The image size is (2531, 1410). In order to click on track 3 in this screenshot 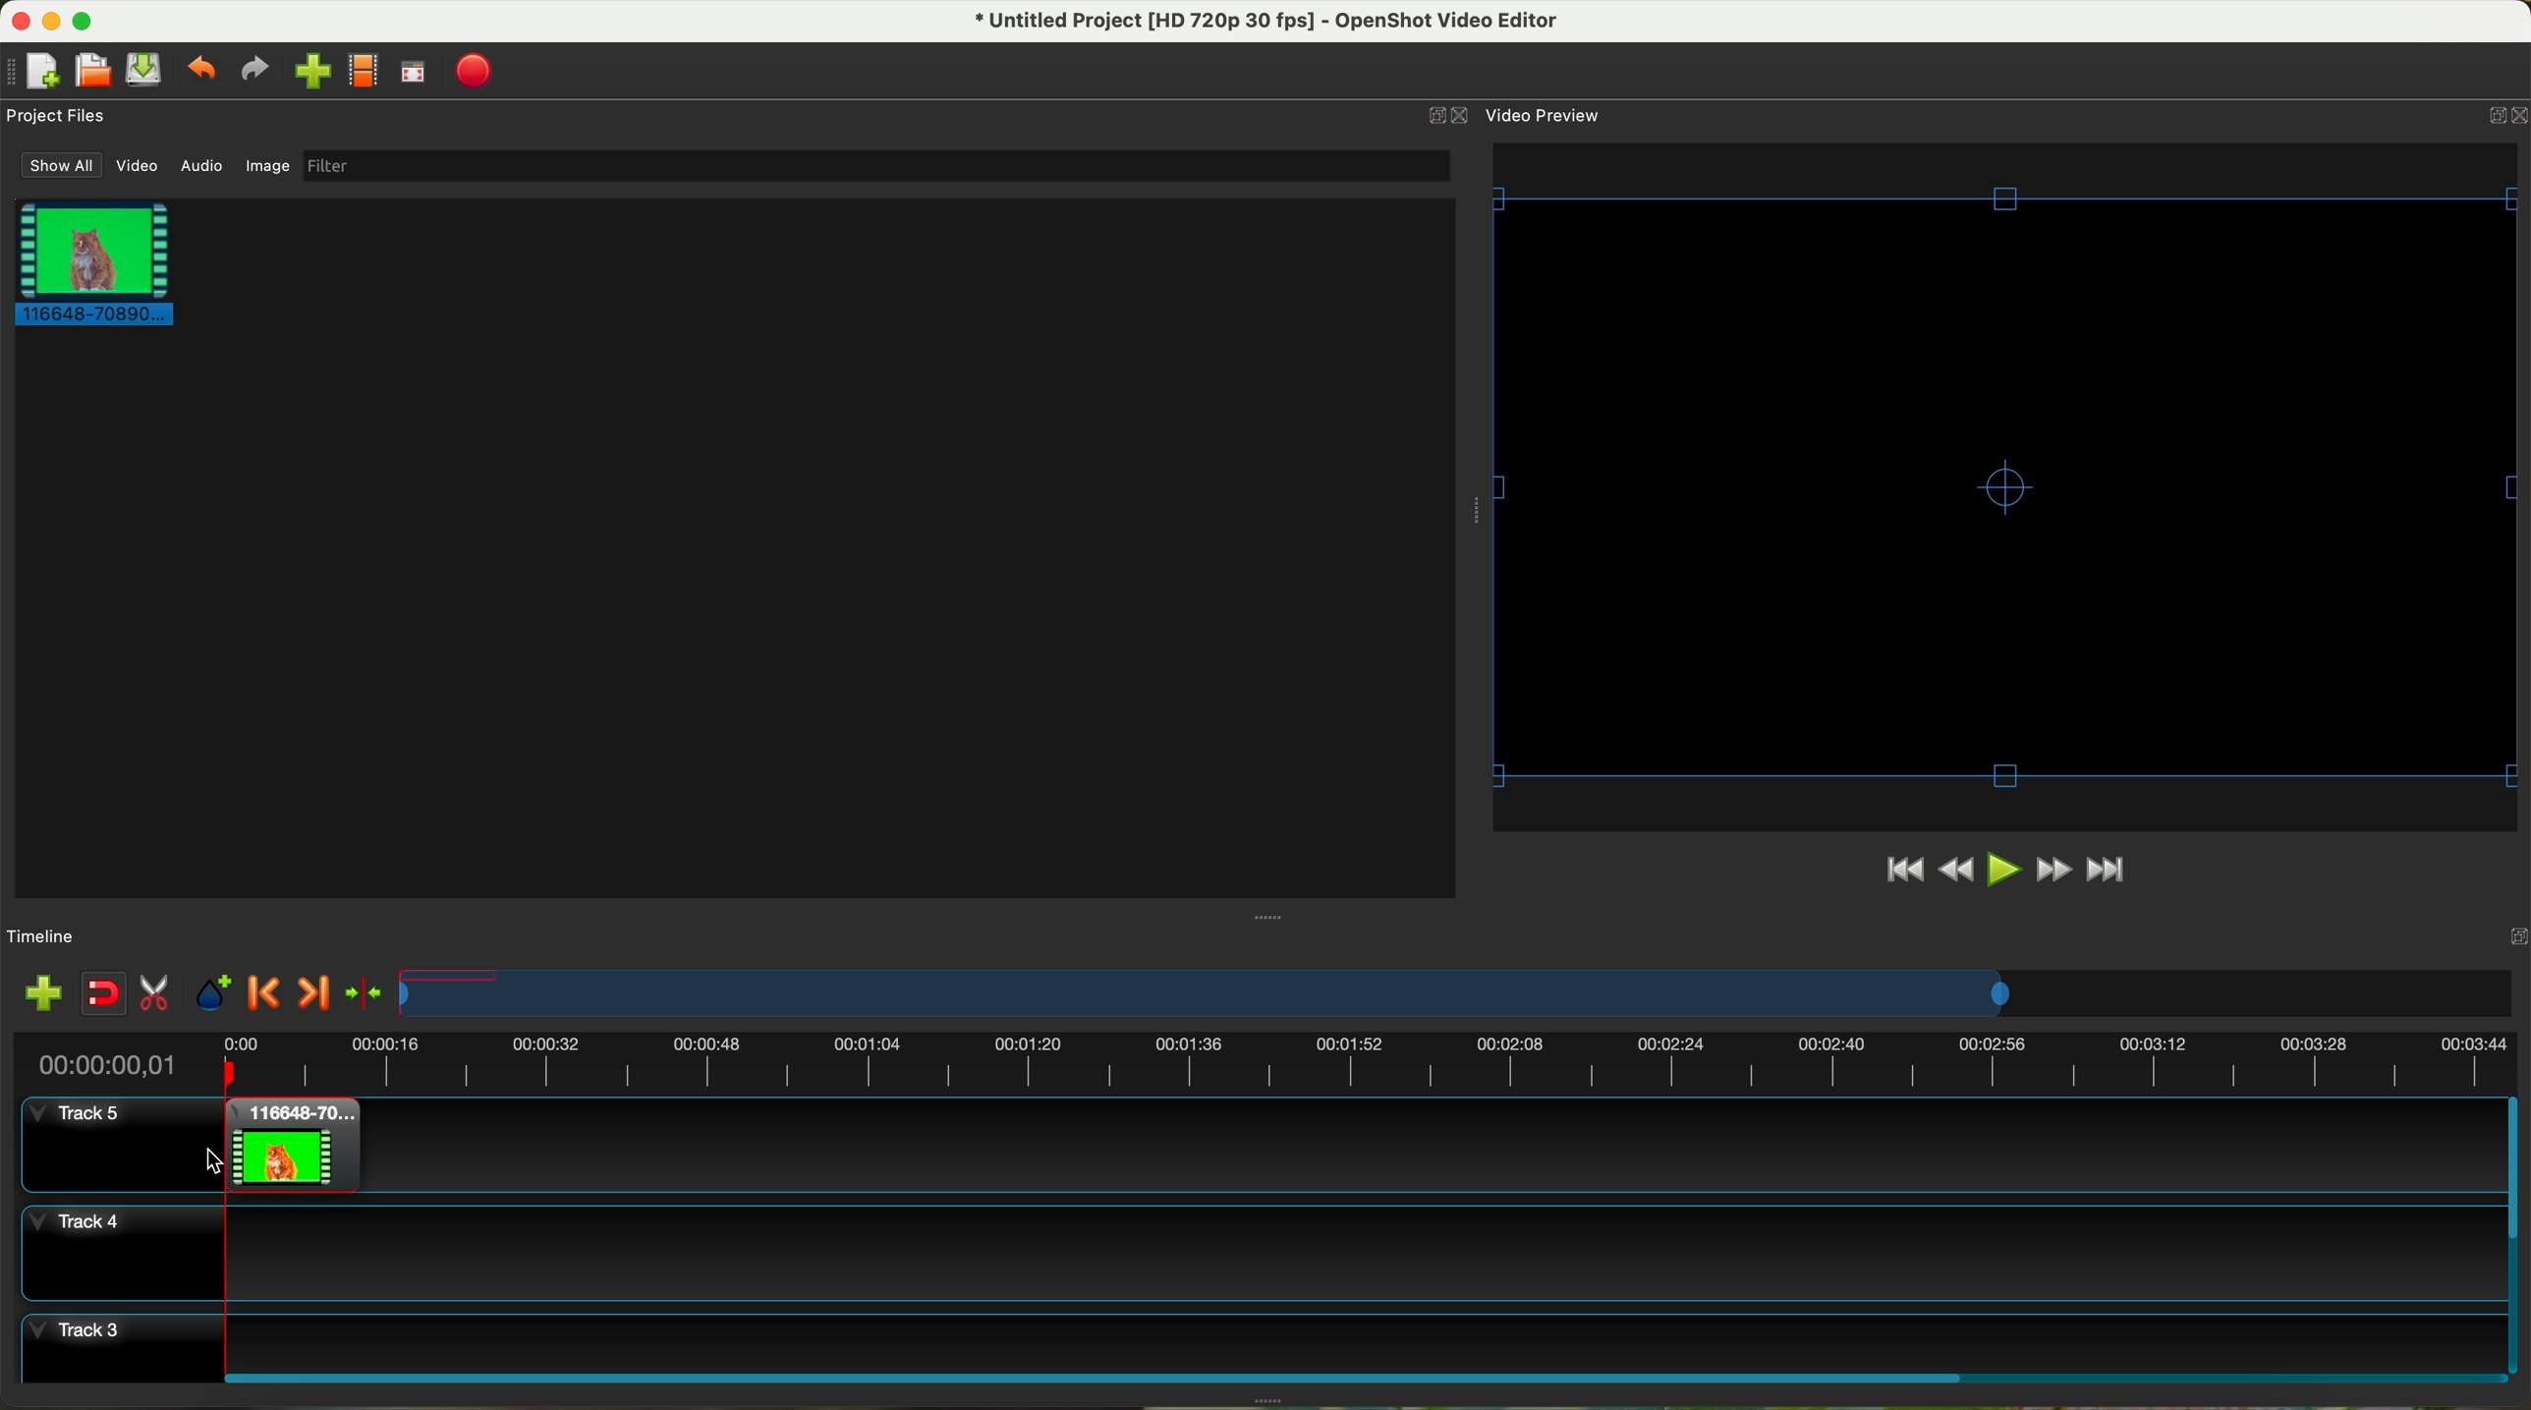, I will do `click(1261, 1338)`.